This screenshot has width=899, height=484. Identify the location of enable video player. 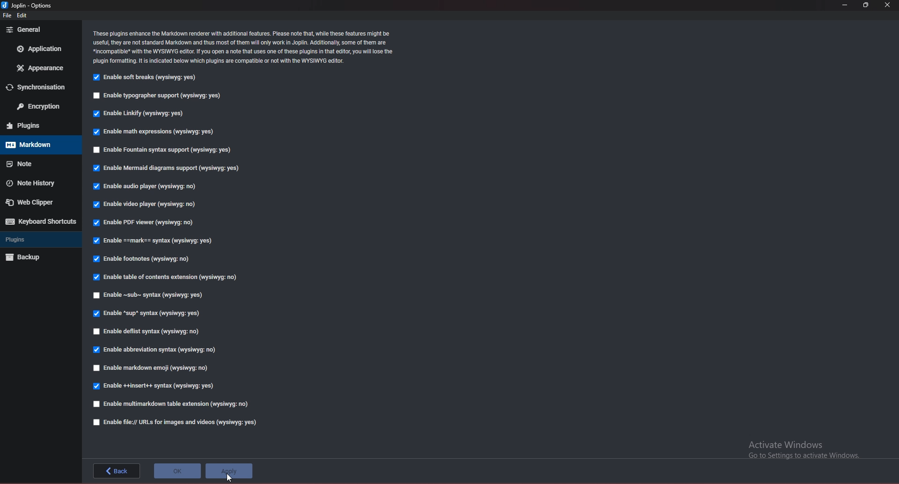
(147, 205).